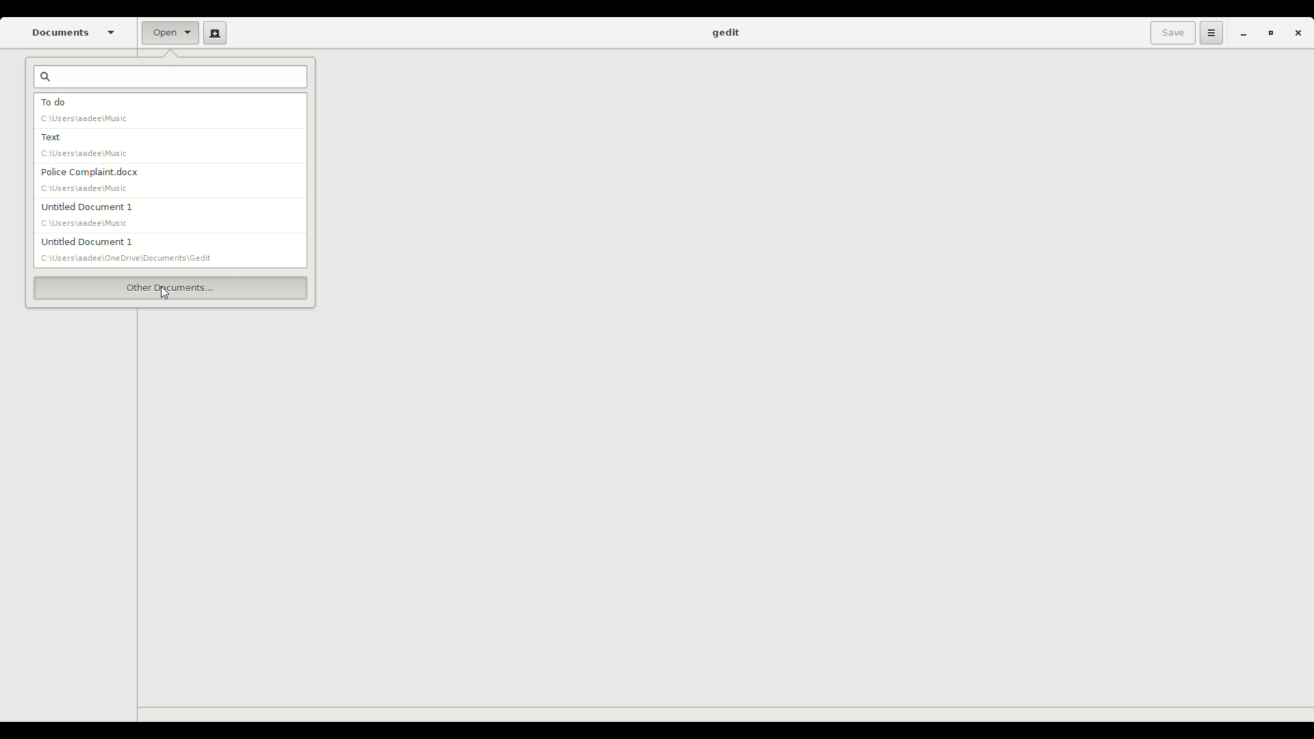  I want to click on gedit, so click(725, 34).